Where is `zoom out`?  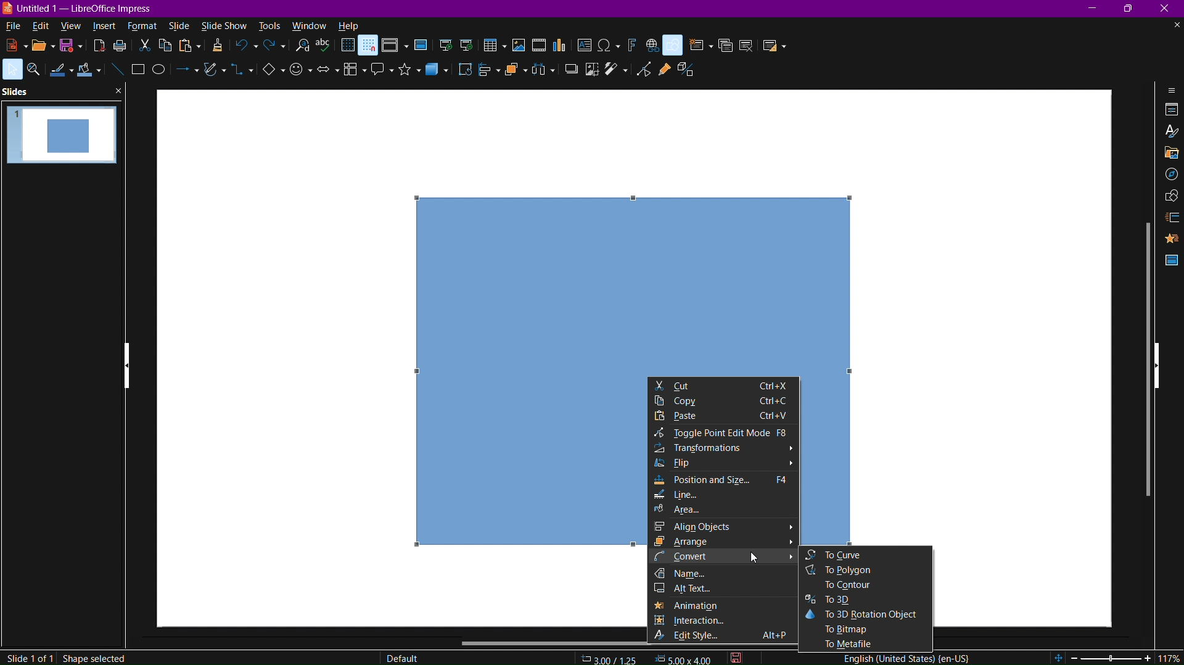 zoom out is located at coordinates (1074, 658).